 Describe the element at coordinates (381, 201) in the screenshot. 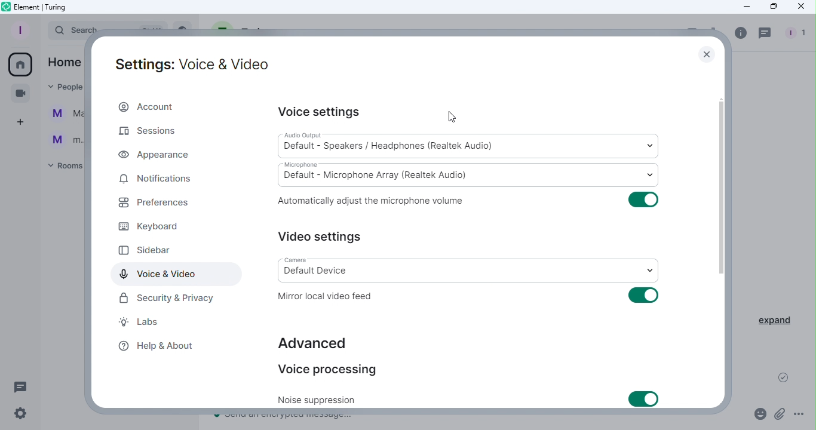

I see `Automatically adjust the microphone volume` at that location.